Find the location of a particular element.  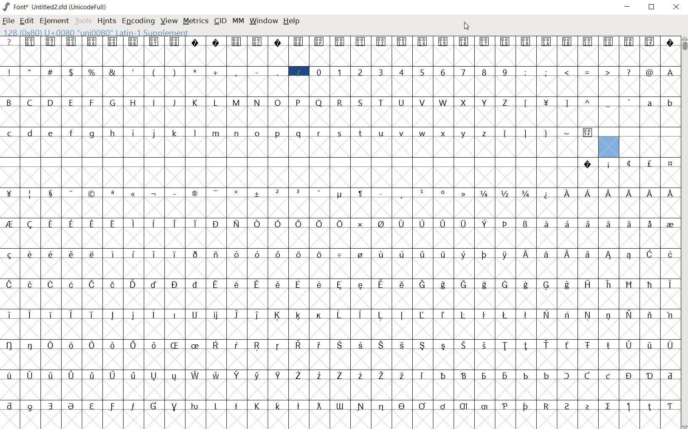

glyph is located at coordinates (236, 134).